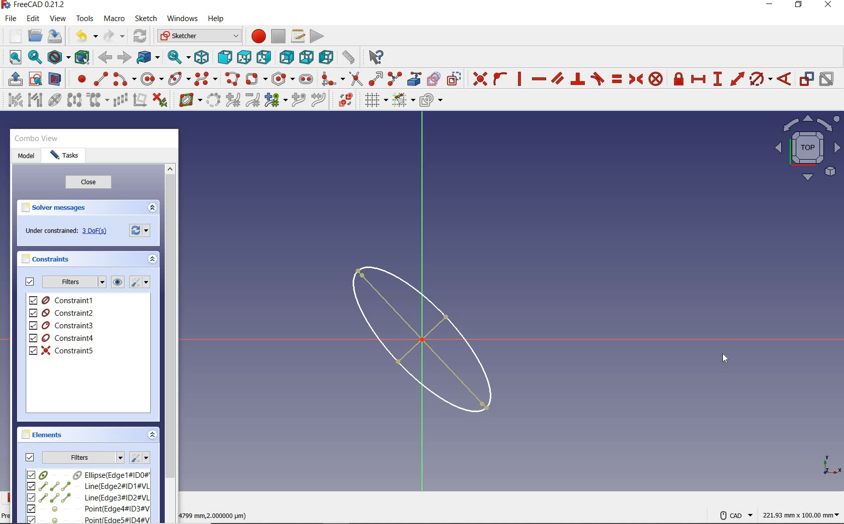  What do you see at coordinates (213, 101) in the screenshot?
I see `convert geometry to B-spline` at bounding box center [213, 101].